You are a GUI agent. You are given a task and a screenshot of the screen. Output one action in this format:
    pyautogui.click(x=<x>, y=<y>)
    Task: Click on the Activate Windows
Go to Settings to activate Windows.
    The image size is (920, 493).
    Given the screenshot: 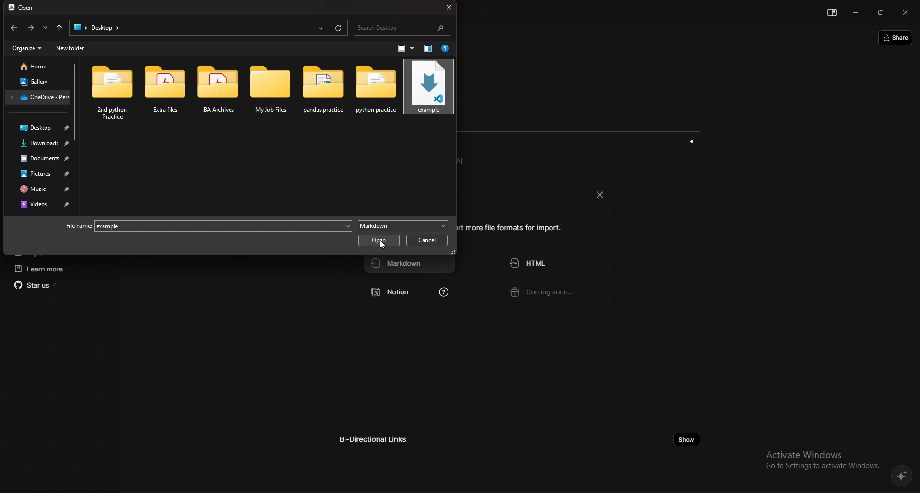 What is the action you would take?
    pyautogui.click(x=819, y=459)
    